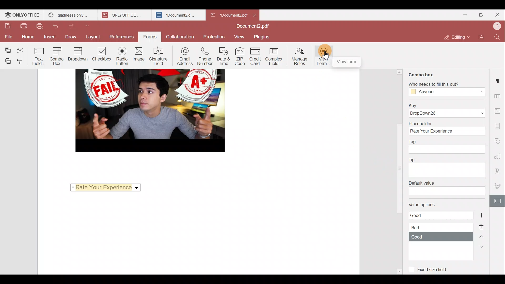  What do you see at coordinates (22, 16) in the screenshot?
I see `ONLYOFFICE` at bounding box center [22, 16].